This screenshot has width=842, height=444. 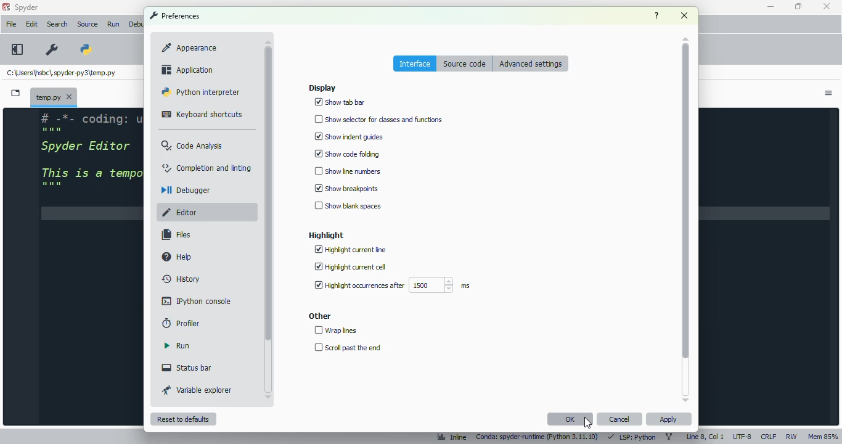 I want to click on temporary file, so click(x=54, y=96).